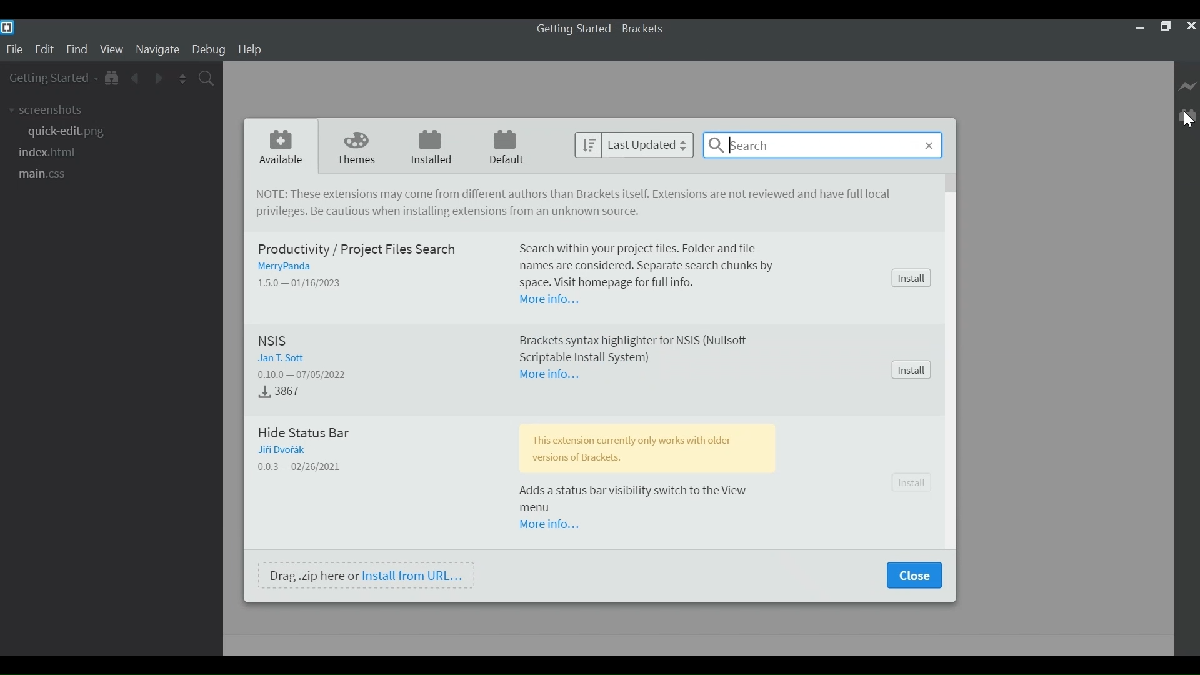 Image resolution: width=1200 pixels, height=675 pixels. I want to click on Split the Editor Vertically or Horizontally, so click(182, 79).